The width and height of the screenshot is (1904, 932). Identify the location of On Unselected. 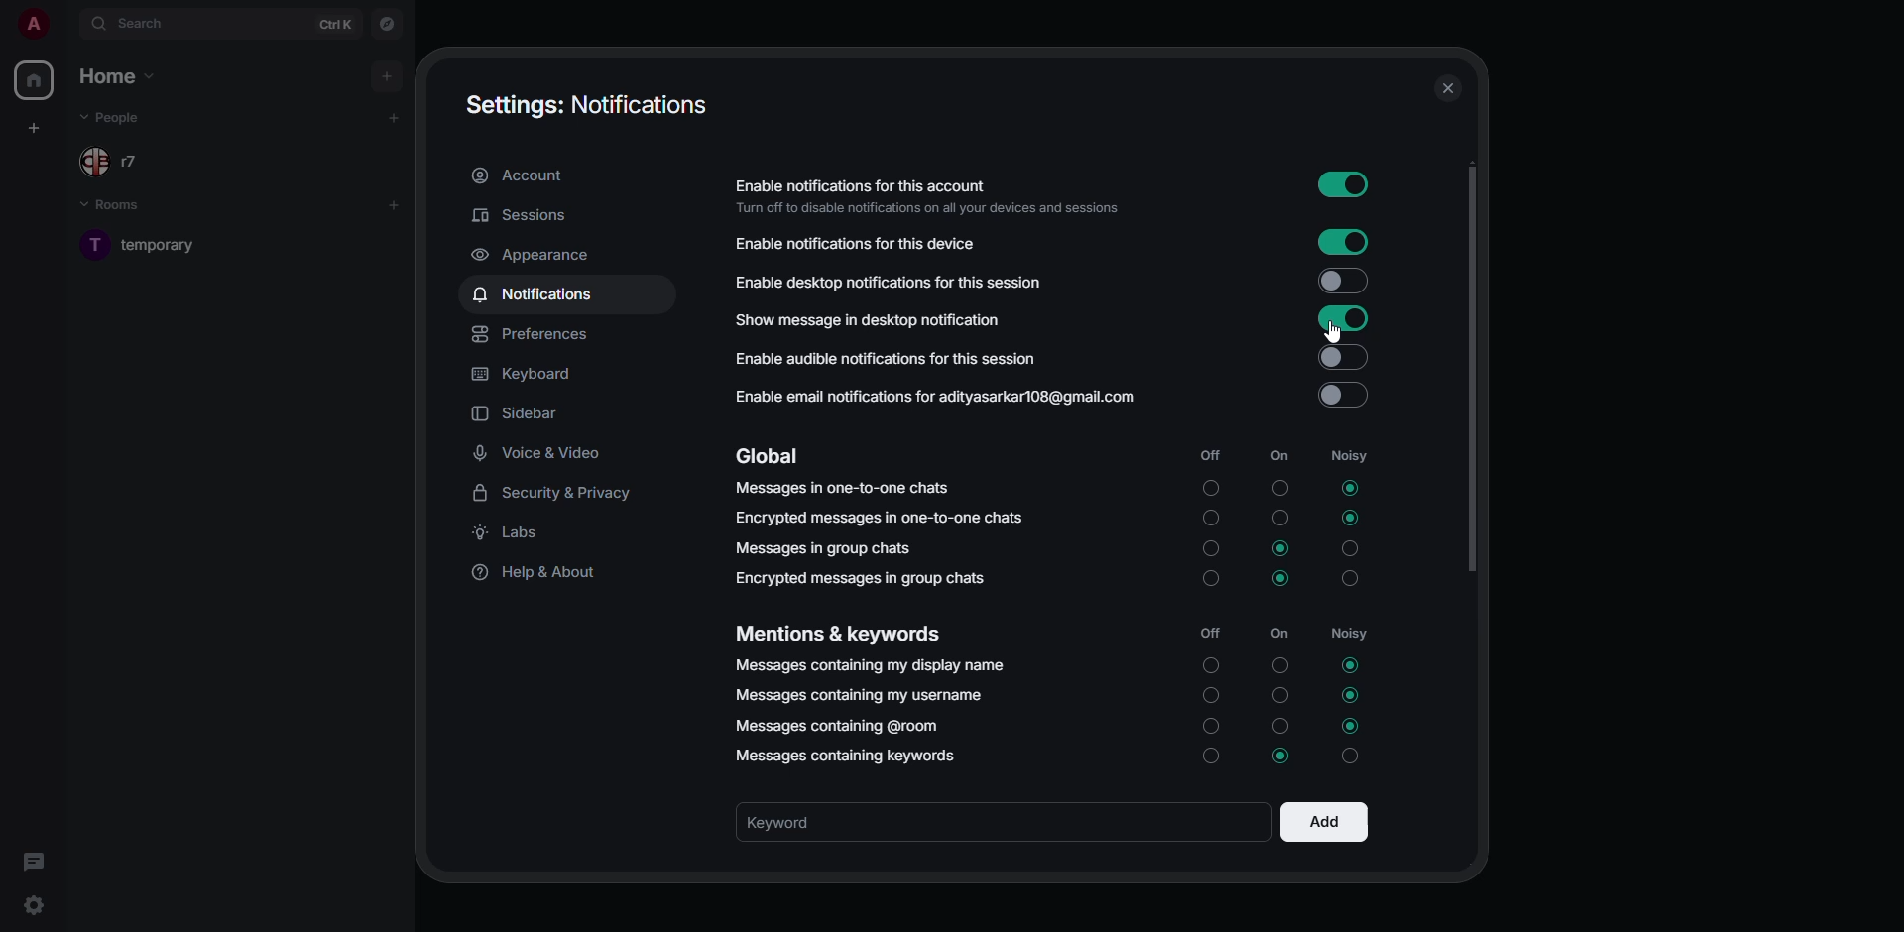
(1283, 517).